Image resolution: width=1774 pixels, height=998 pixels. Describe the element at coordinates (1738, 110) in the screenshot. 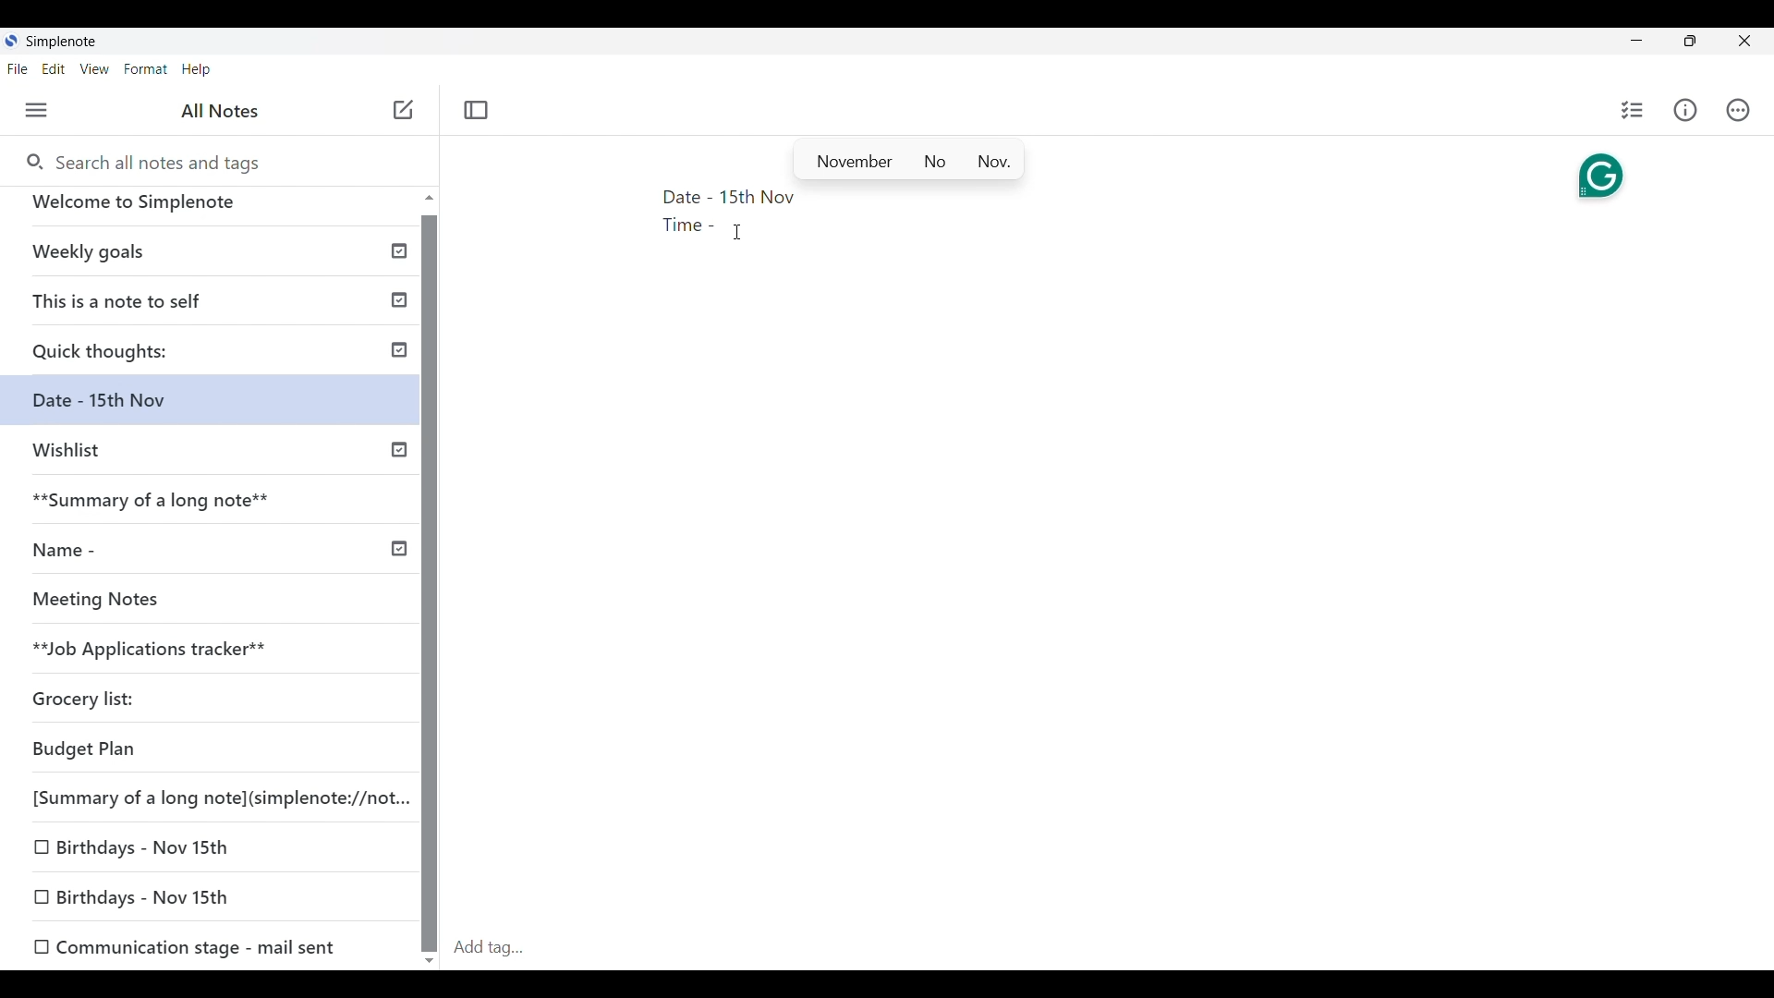

I see `Actions` at that location.